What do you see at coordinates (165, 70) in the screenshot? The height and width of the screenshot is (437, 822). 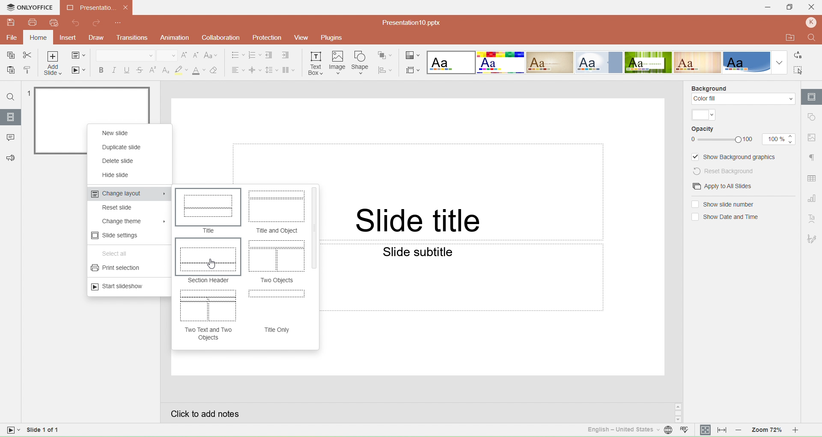 I see `Subscript` at bounding box center [165, 70].